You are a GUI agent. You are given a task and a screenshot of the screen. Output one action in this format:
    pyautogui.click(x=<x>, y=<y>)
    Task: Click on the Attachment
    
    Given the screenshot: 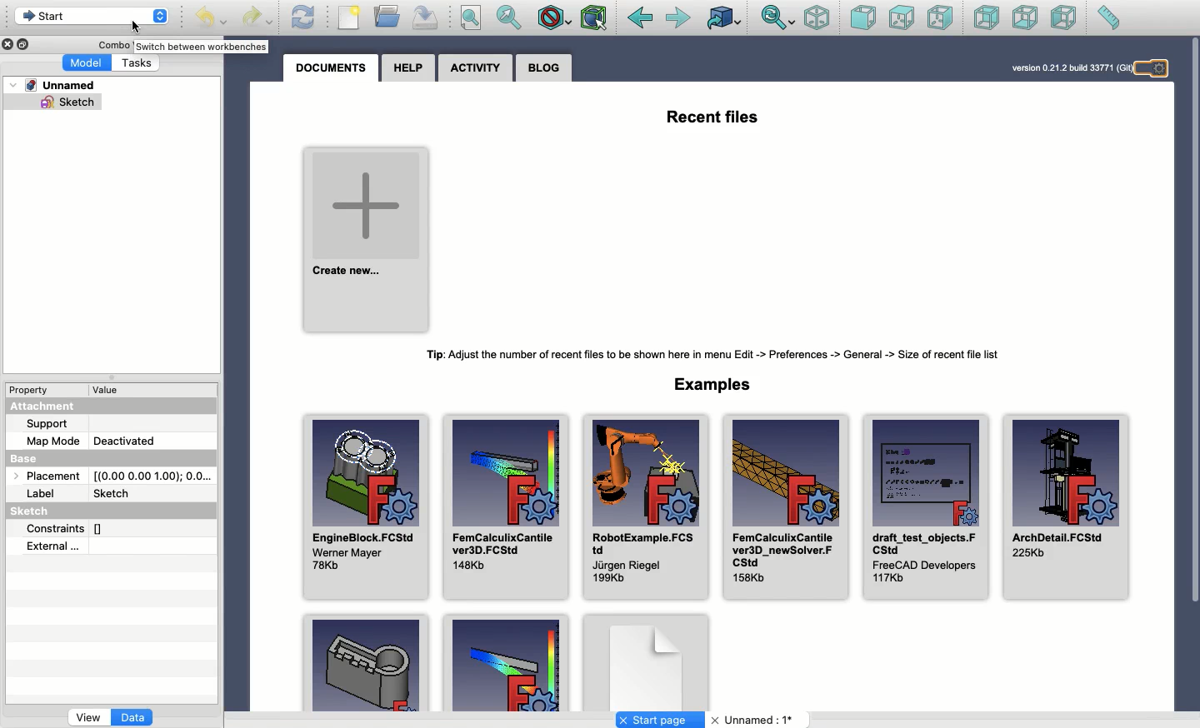 What is the action you would take?
    pyautogui.click(x=39, y=408)
    